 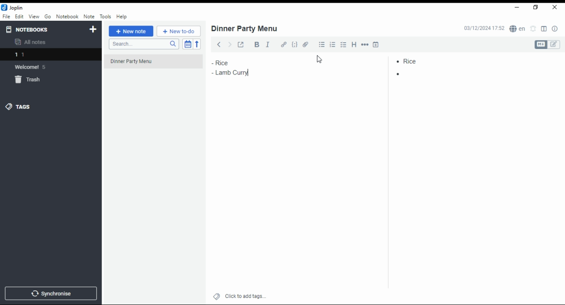 I want to click on bullet list, so click(x=323, y=45).